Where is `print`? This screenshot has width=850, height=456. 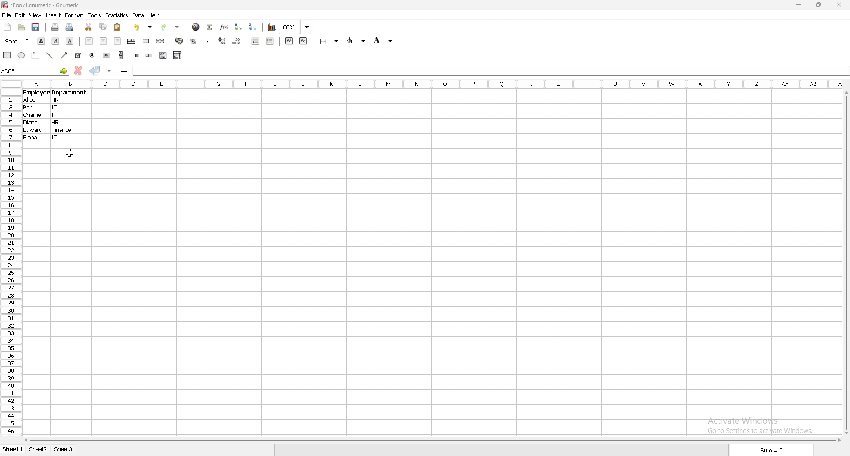
print is located at coordinates (55, 27).